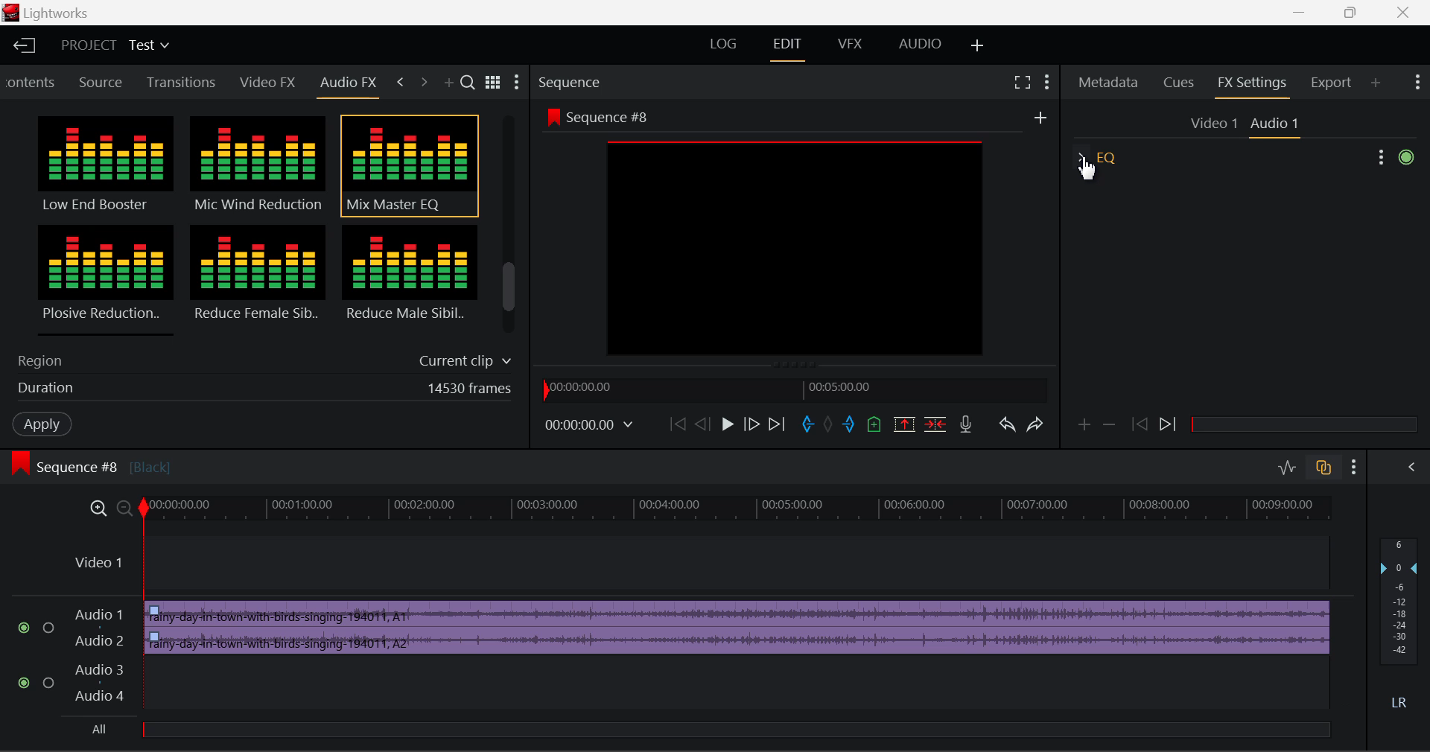  What do you see at coordinates (792, 389) in the screenshot?
I see `Project Timeline Navigator` at bounding box center [792, 389].